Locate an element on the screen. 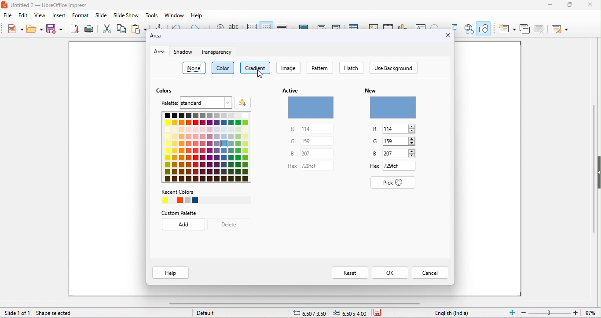  97% (zoom) is located at coordinates (558, 313).